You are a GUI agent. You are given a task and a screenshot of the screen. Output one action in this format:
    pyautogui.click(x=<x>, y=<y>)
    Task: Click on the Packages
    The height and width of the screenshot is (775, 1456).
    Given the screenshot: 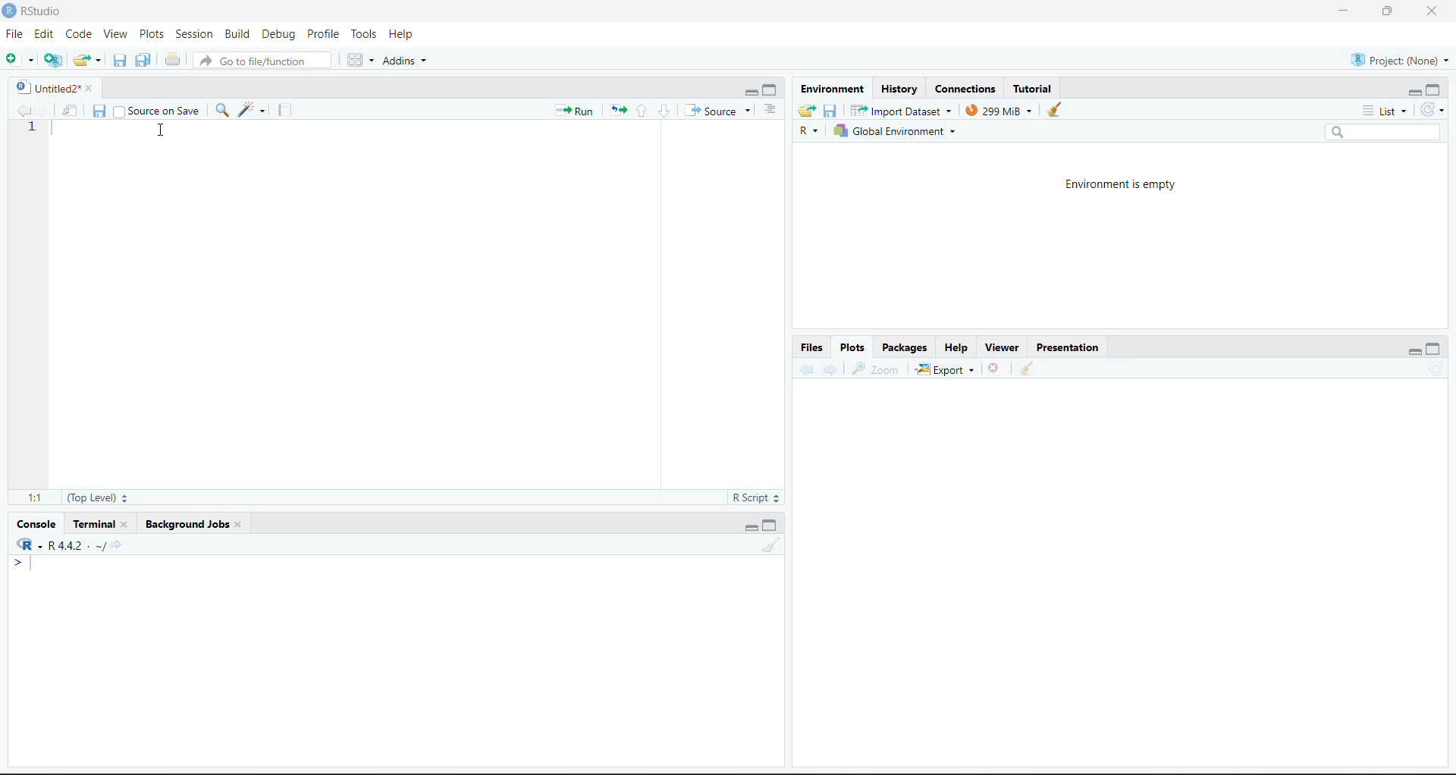 What is the action you would take?
    pyautogui.click(x=905, y=347)
    